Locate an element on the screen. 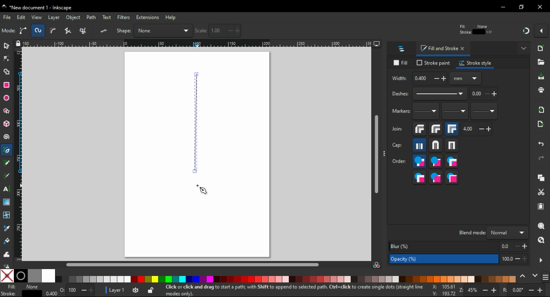  color schemes is located at coordinates (545, 279).